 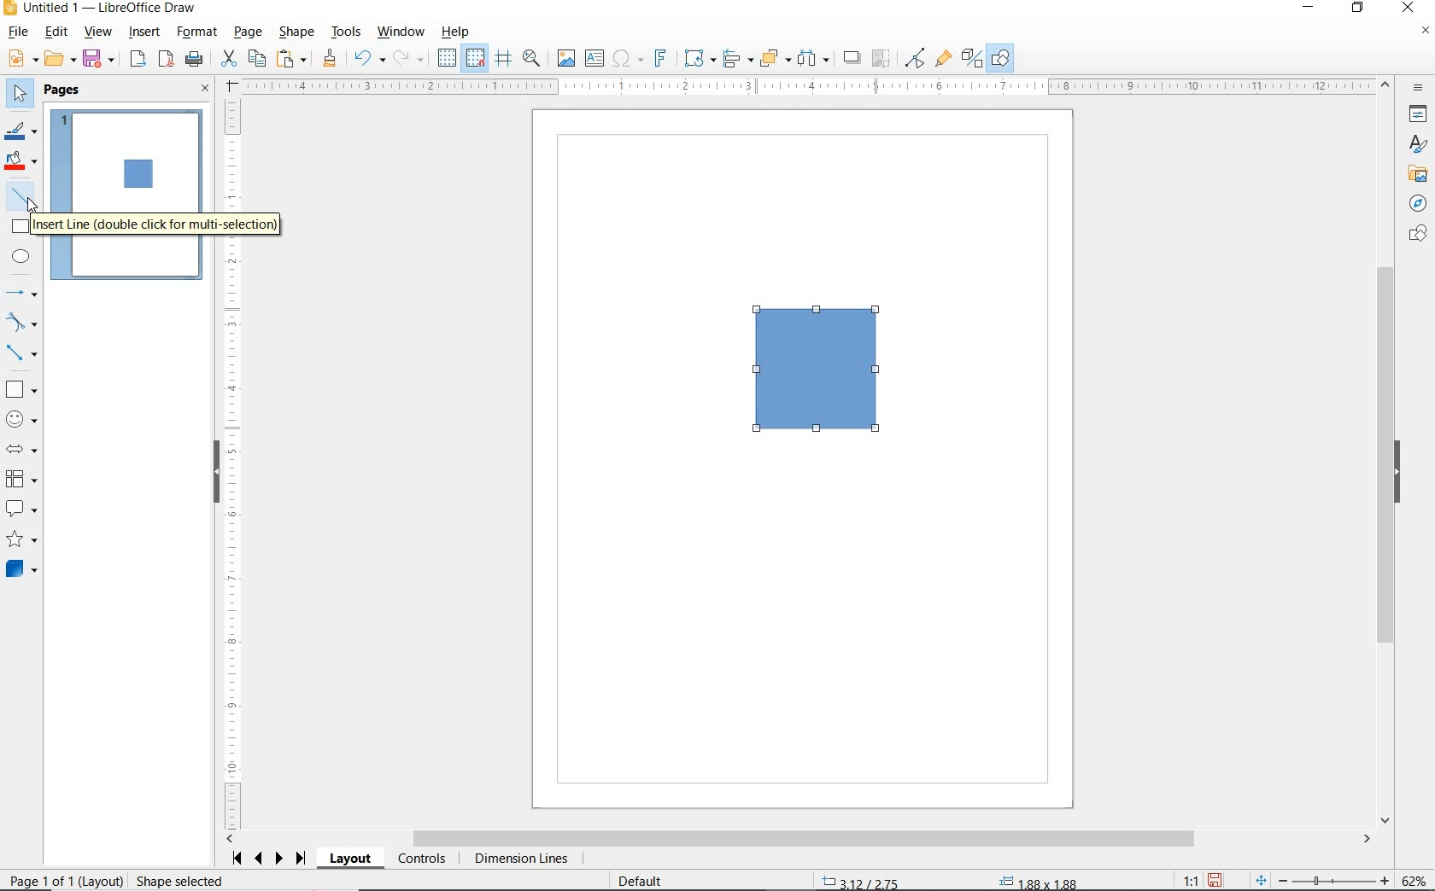 What do you see at coordinates (296, 33) in the screenshot?
I see `SHAPE` at bounding box center [296, 33].